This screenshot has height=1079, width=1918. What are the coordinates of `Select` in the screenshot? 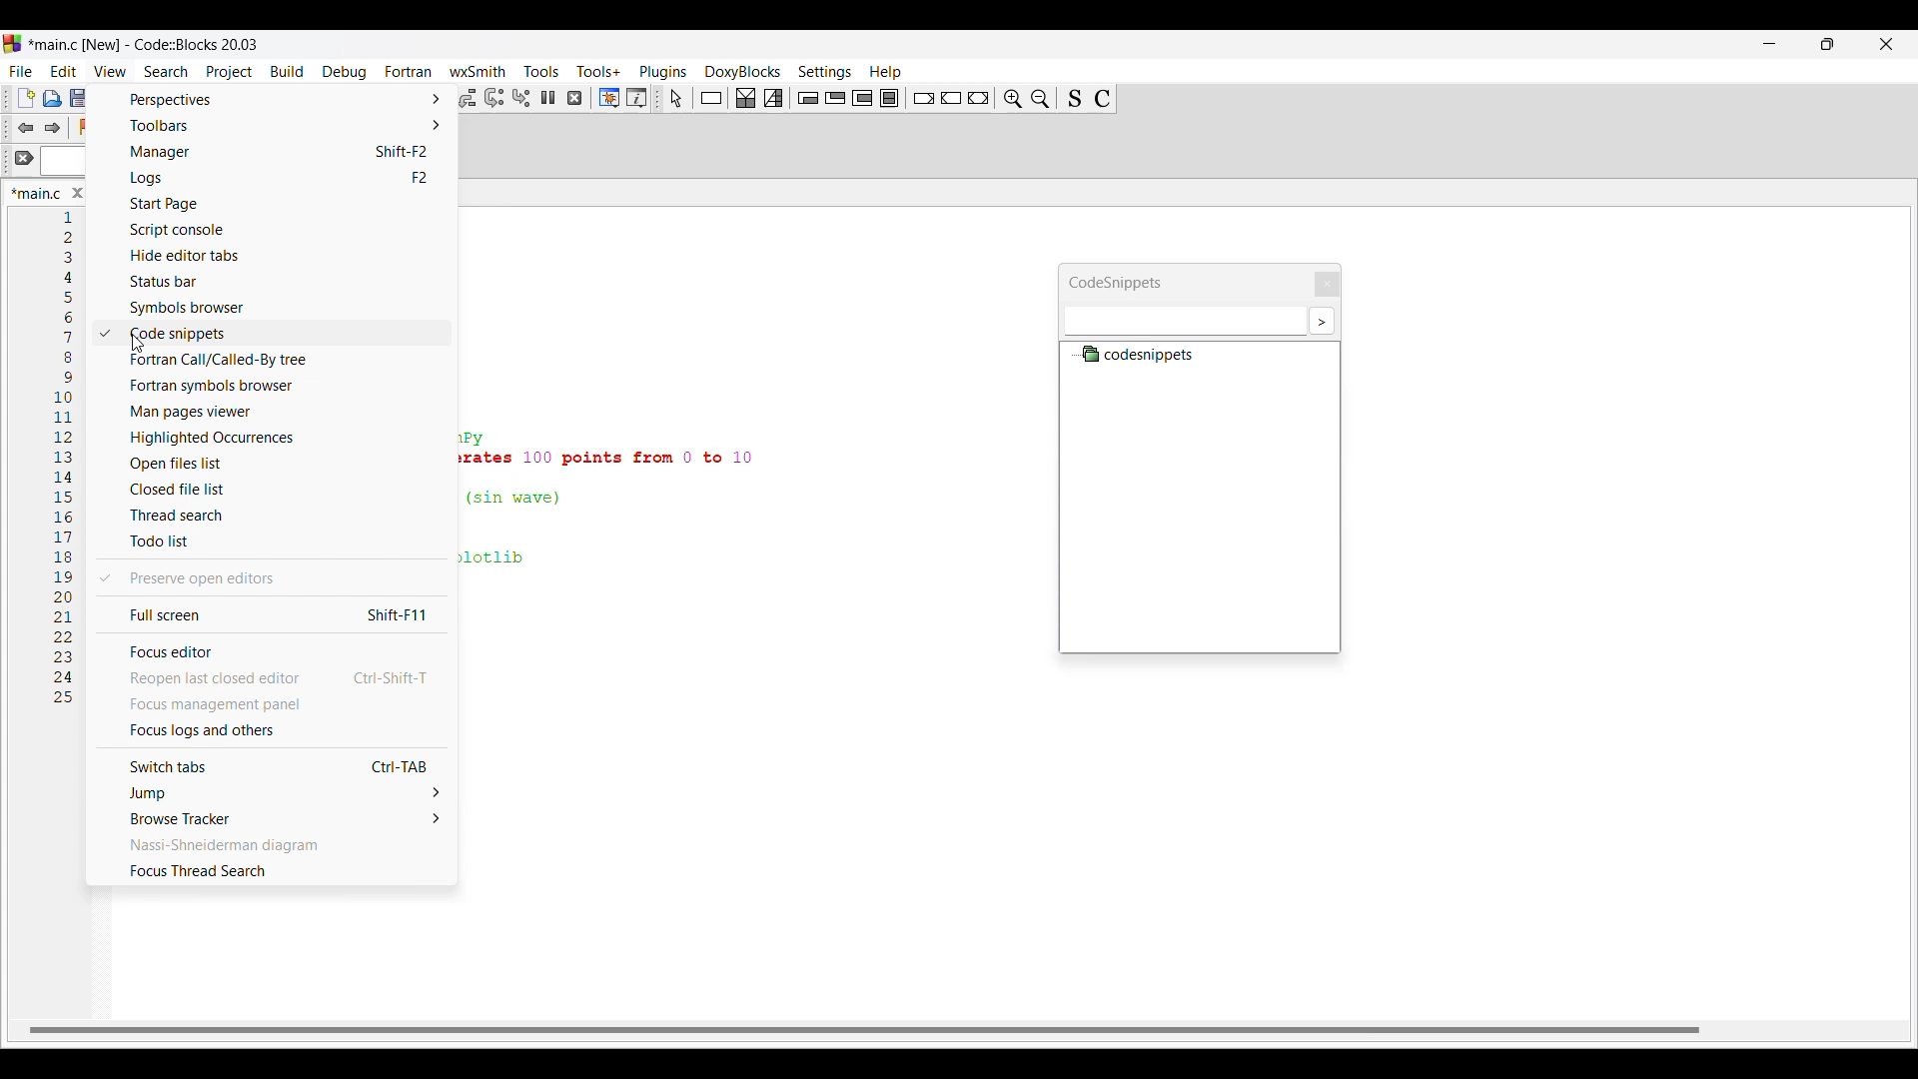 It's located at (676, 98).